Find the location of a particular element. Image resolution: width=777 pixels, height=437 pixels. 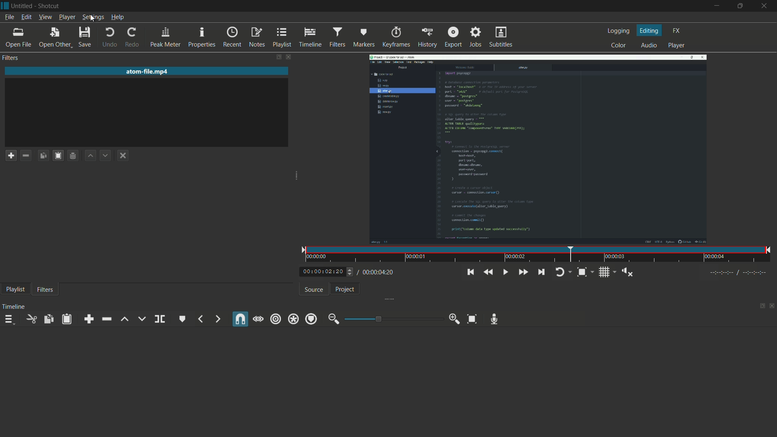

peak meter is located at coordinates (165, 37).